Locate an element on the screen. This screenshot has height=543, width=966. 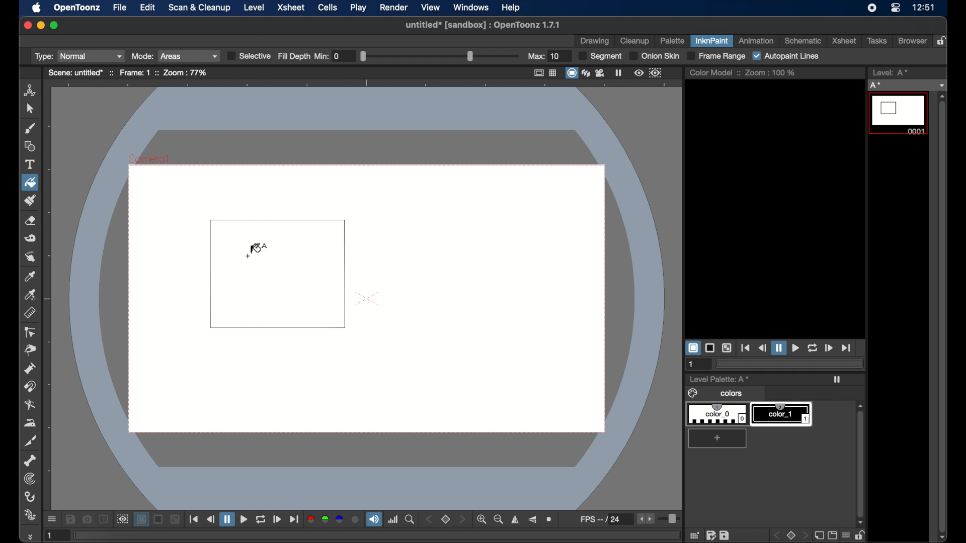
stop is located at coordinates (792, 535).